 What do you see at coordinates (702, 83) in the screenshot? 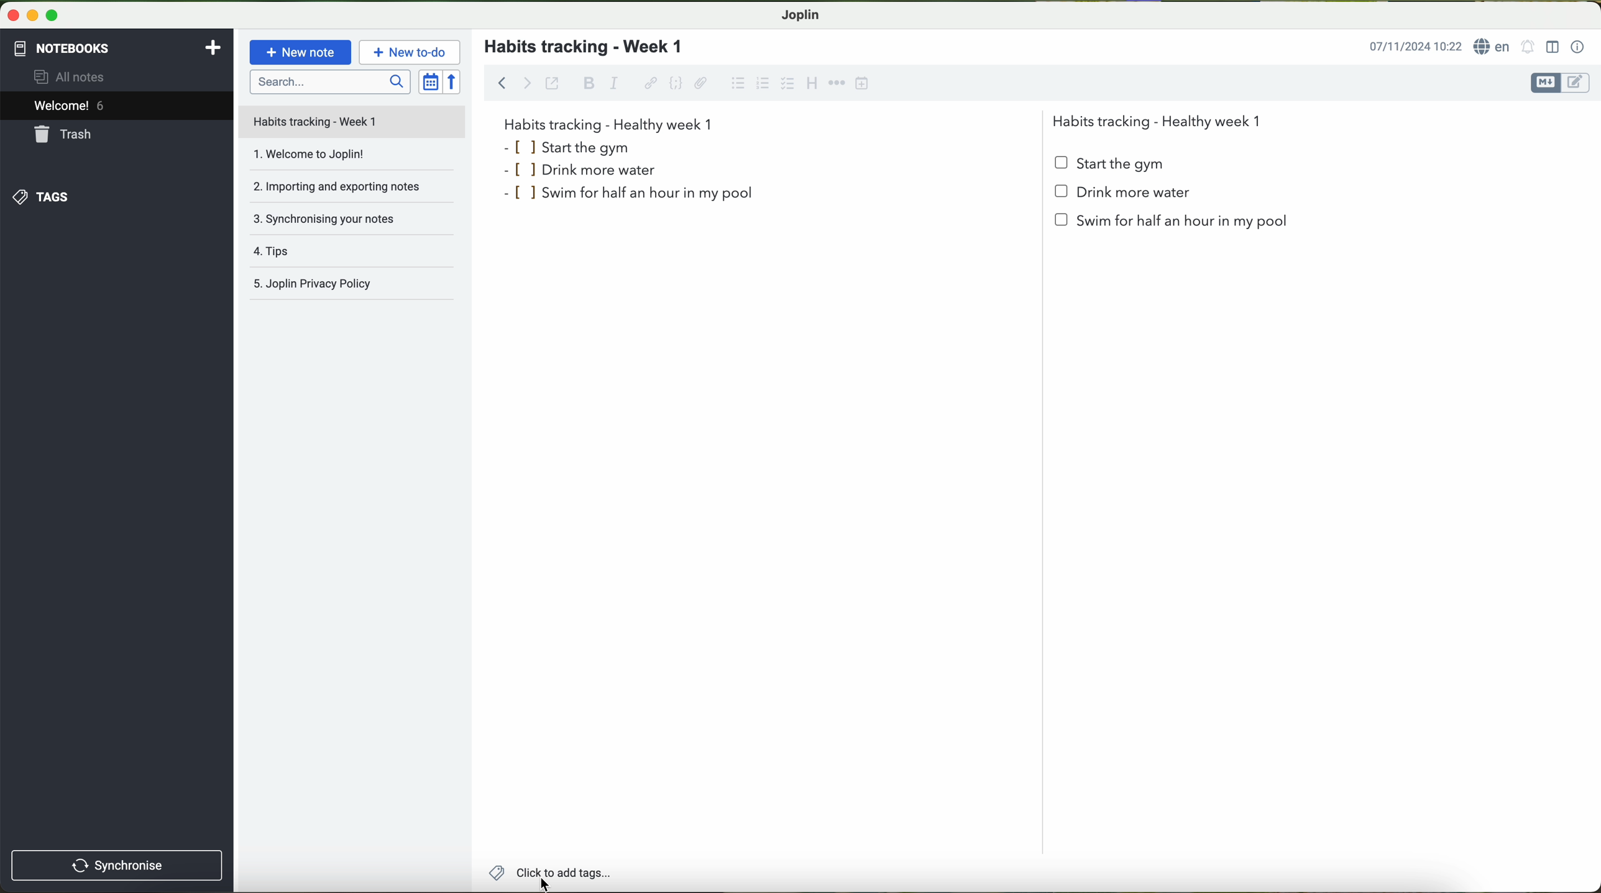
I see `attach file` at bounding box center [702, 83].